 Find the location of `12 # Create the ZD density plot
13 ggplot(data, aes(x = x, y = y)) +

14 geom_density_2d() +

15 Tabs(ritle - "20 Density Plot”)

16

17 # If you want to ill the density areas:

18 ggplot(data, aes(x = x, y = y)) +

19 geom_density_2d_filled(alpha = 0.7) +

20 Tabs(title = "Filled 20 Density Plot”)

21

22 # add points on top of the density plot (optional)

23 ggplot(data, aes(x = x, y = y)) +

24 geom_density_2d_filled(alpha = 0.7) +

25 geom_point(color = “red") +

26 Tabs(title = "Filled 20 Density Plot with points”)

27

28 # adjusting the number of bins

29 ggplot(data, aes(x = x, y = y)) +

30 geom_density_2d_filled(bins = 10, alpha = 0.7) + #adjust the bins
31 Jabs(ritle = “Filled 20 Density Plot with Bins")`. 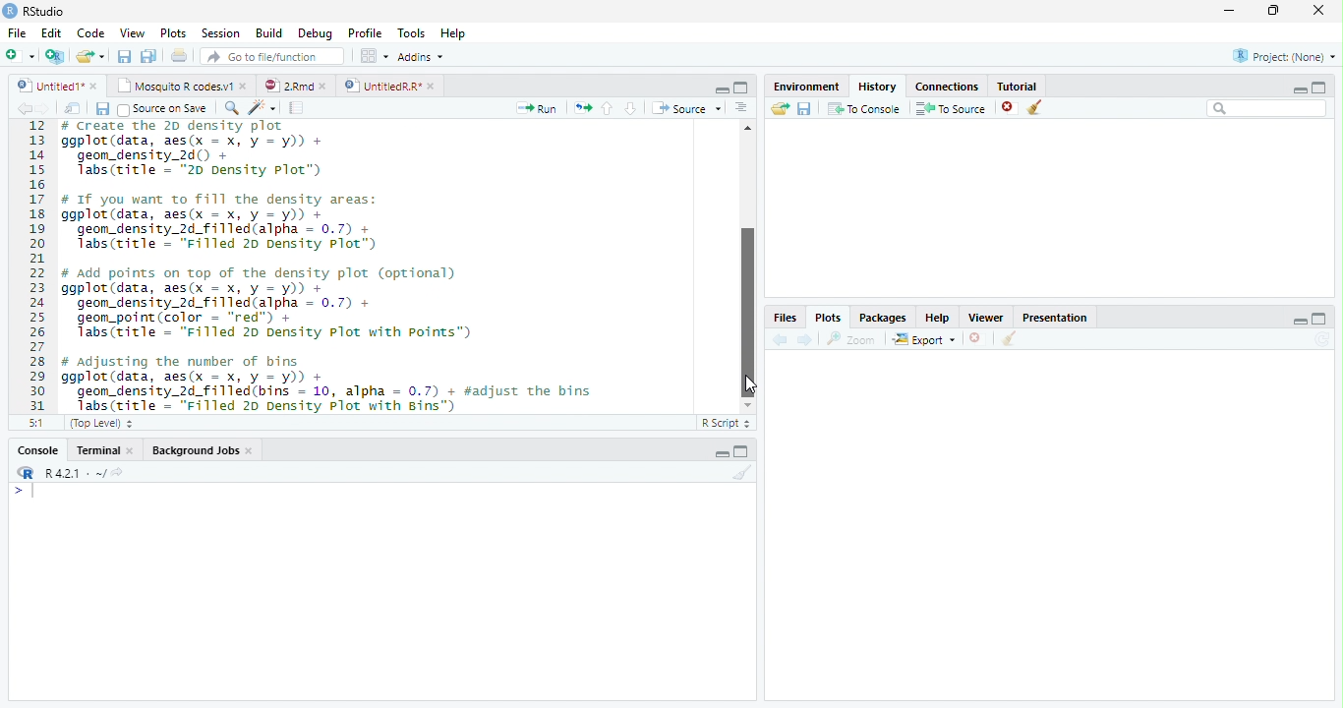

12 # Create the ZD density plot
13 ggplot(data, aes(x = x, y = y)) +

14 geom_density_2d() +

15 Tabs(ritle - "20 Density Plot”)

16

17 # If you want to ill the density areas:

18 ggplot(data, aes(x = x, y = y)) +

19 geom_density_2d_filled(alpha = 0.7) +

20 Tabs(title = "Filled 20 Density Plot”)

21

22 # add points on top of the density plot (optional)

23 ggplot(data, aes(x = x, y = y)) +

24 geom_density_2d_filled(alpha = 0.7) +

25 geom_point(color = “red") +

26 Tabs(title = "Filled 20 Density Plot with points”)

27

28 # adjusting the number of bins

29 ggplot(data, aes(x = x, y = y)) +

30 geom_density_2d_filled(bins = 10, alpha = 0.7) + #adjust the bins
31 Jabs(ritle = “Filled 20 Density Plot with Bins") is located at coordinates (350, 267).